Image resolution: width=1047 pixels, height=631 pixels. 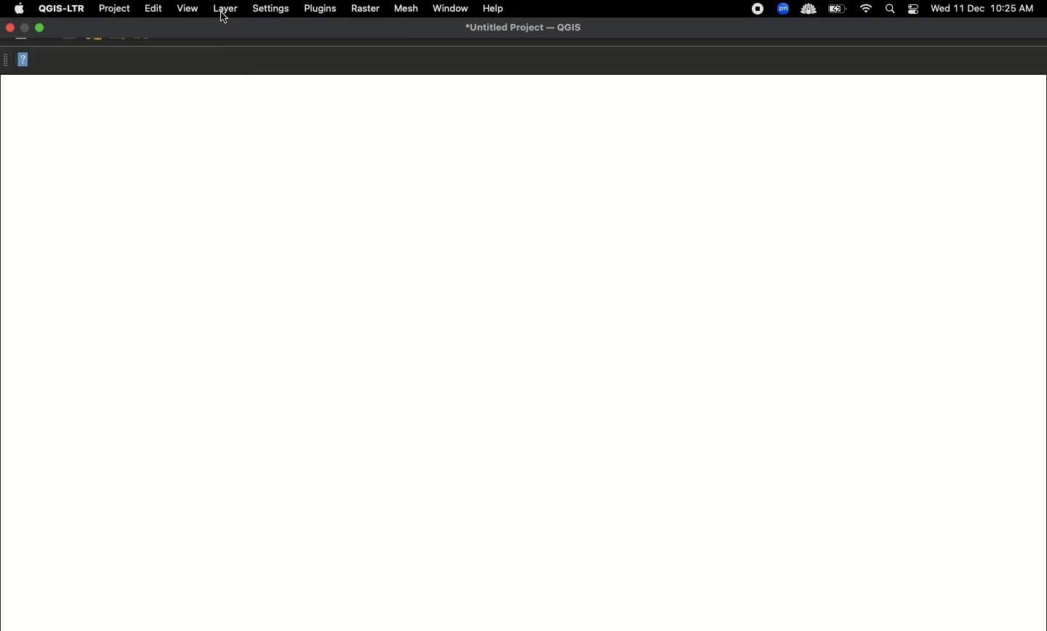 I want to click on zoom, so click(x=782, y=8).